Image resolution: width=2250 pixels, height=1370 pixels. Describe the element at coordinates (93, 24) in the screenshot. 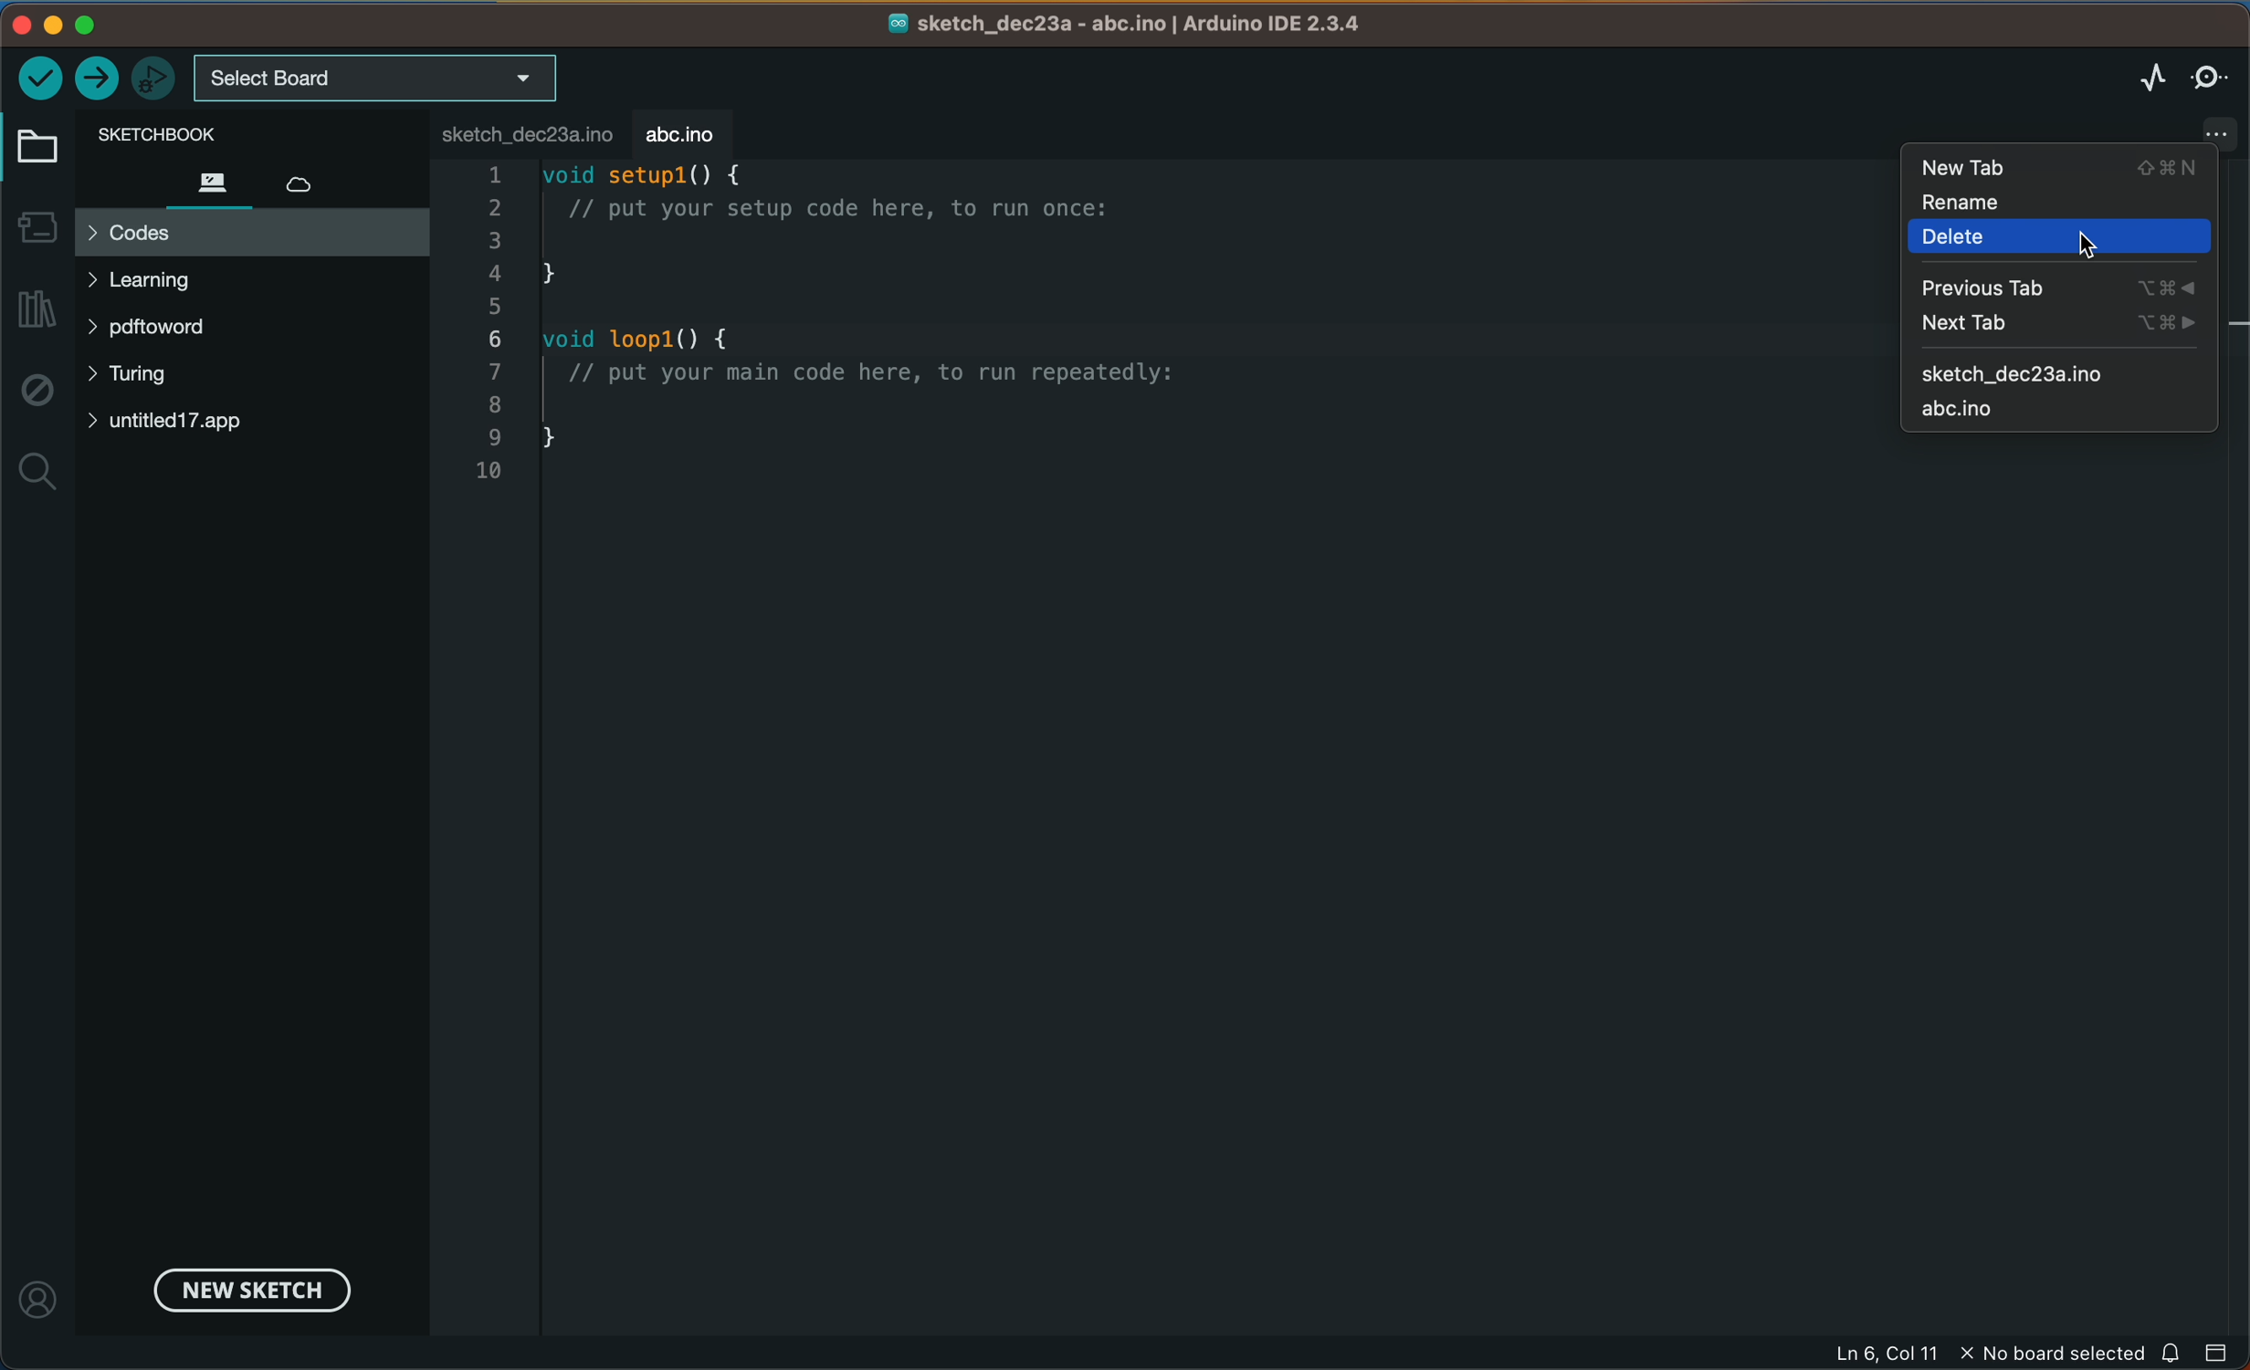

I see `windows control` at that location.